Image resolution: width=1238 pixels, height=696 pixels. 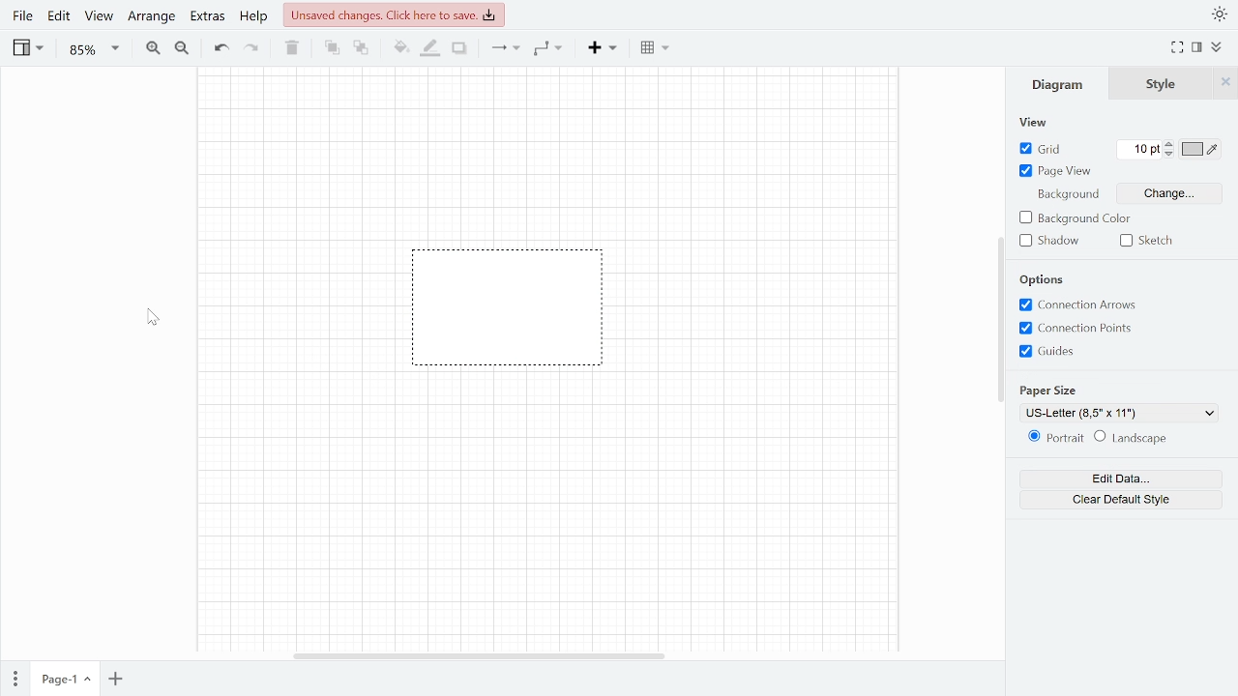 What do you see at coordinates (64, 680) in the screenshot?
I see `Current page (page 1)` at bounding box center [64, 680].